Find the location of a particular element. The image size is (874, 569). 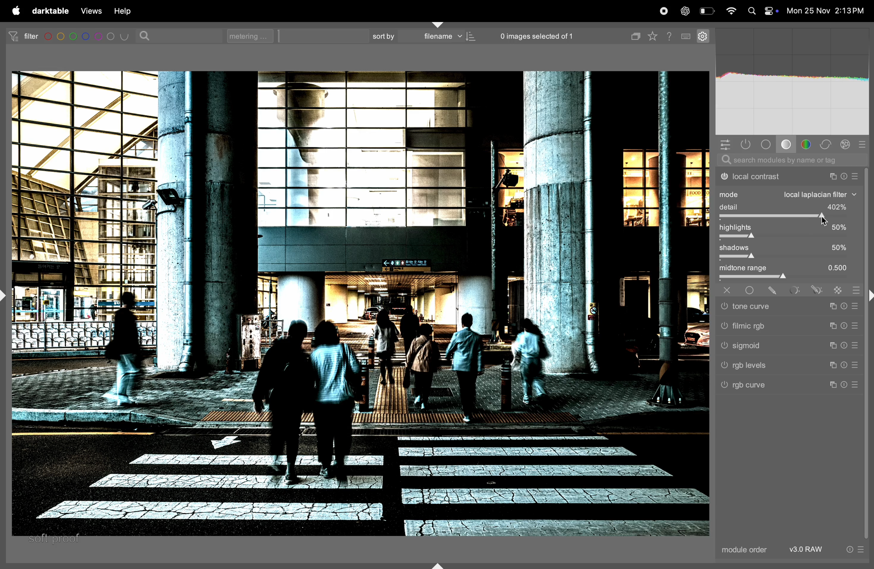

filmic rgb is located at coordinates (785, 326).